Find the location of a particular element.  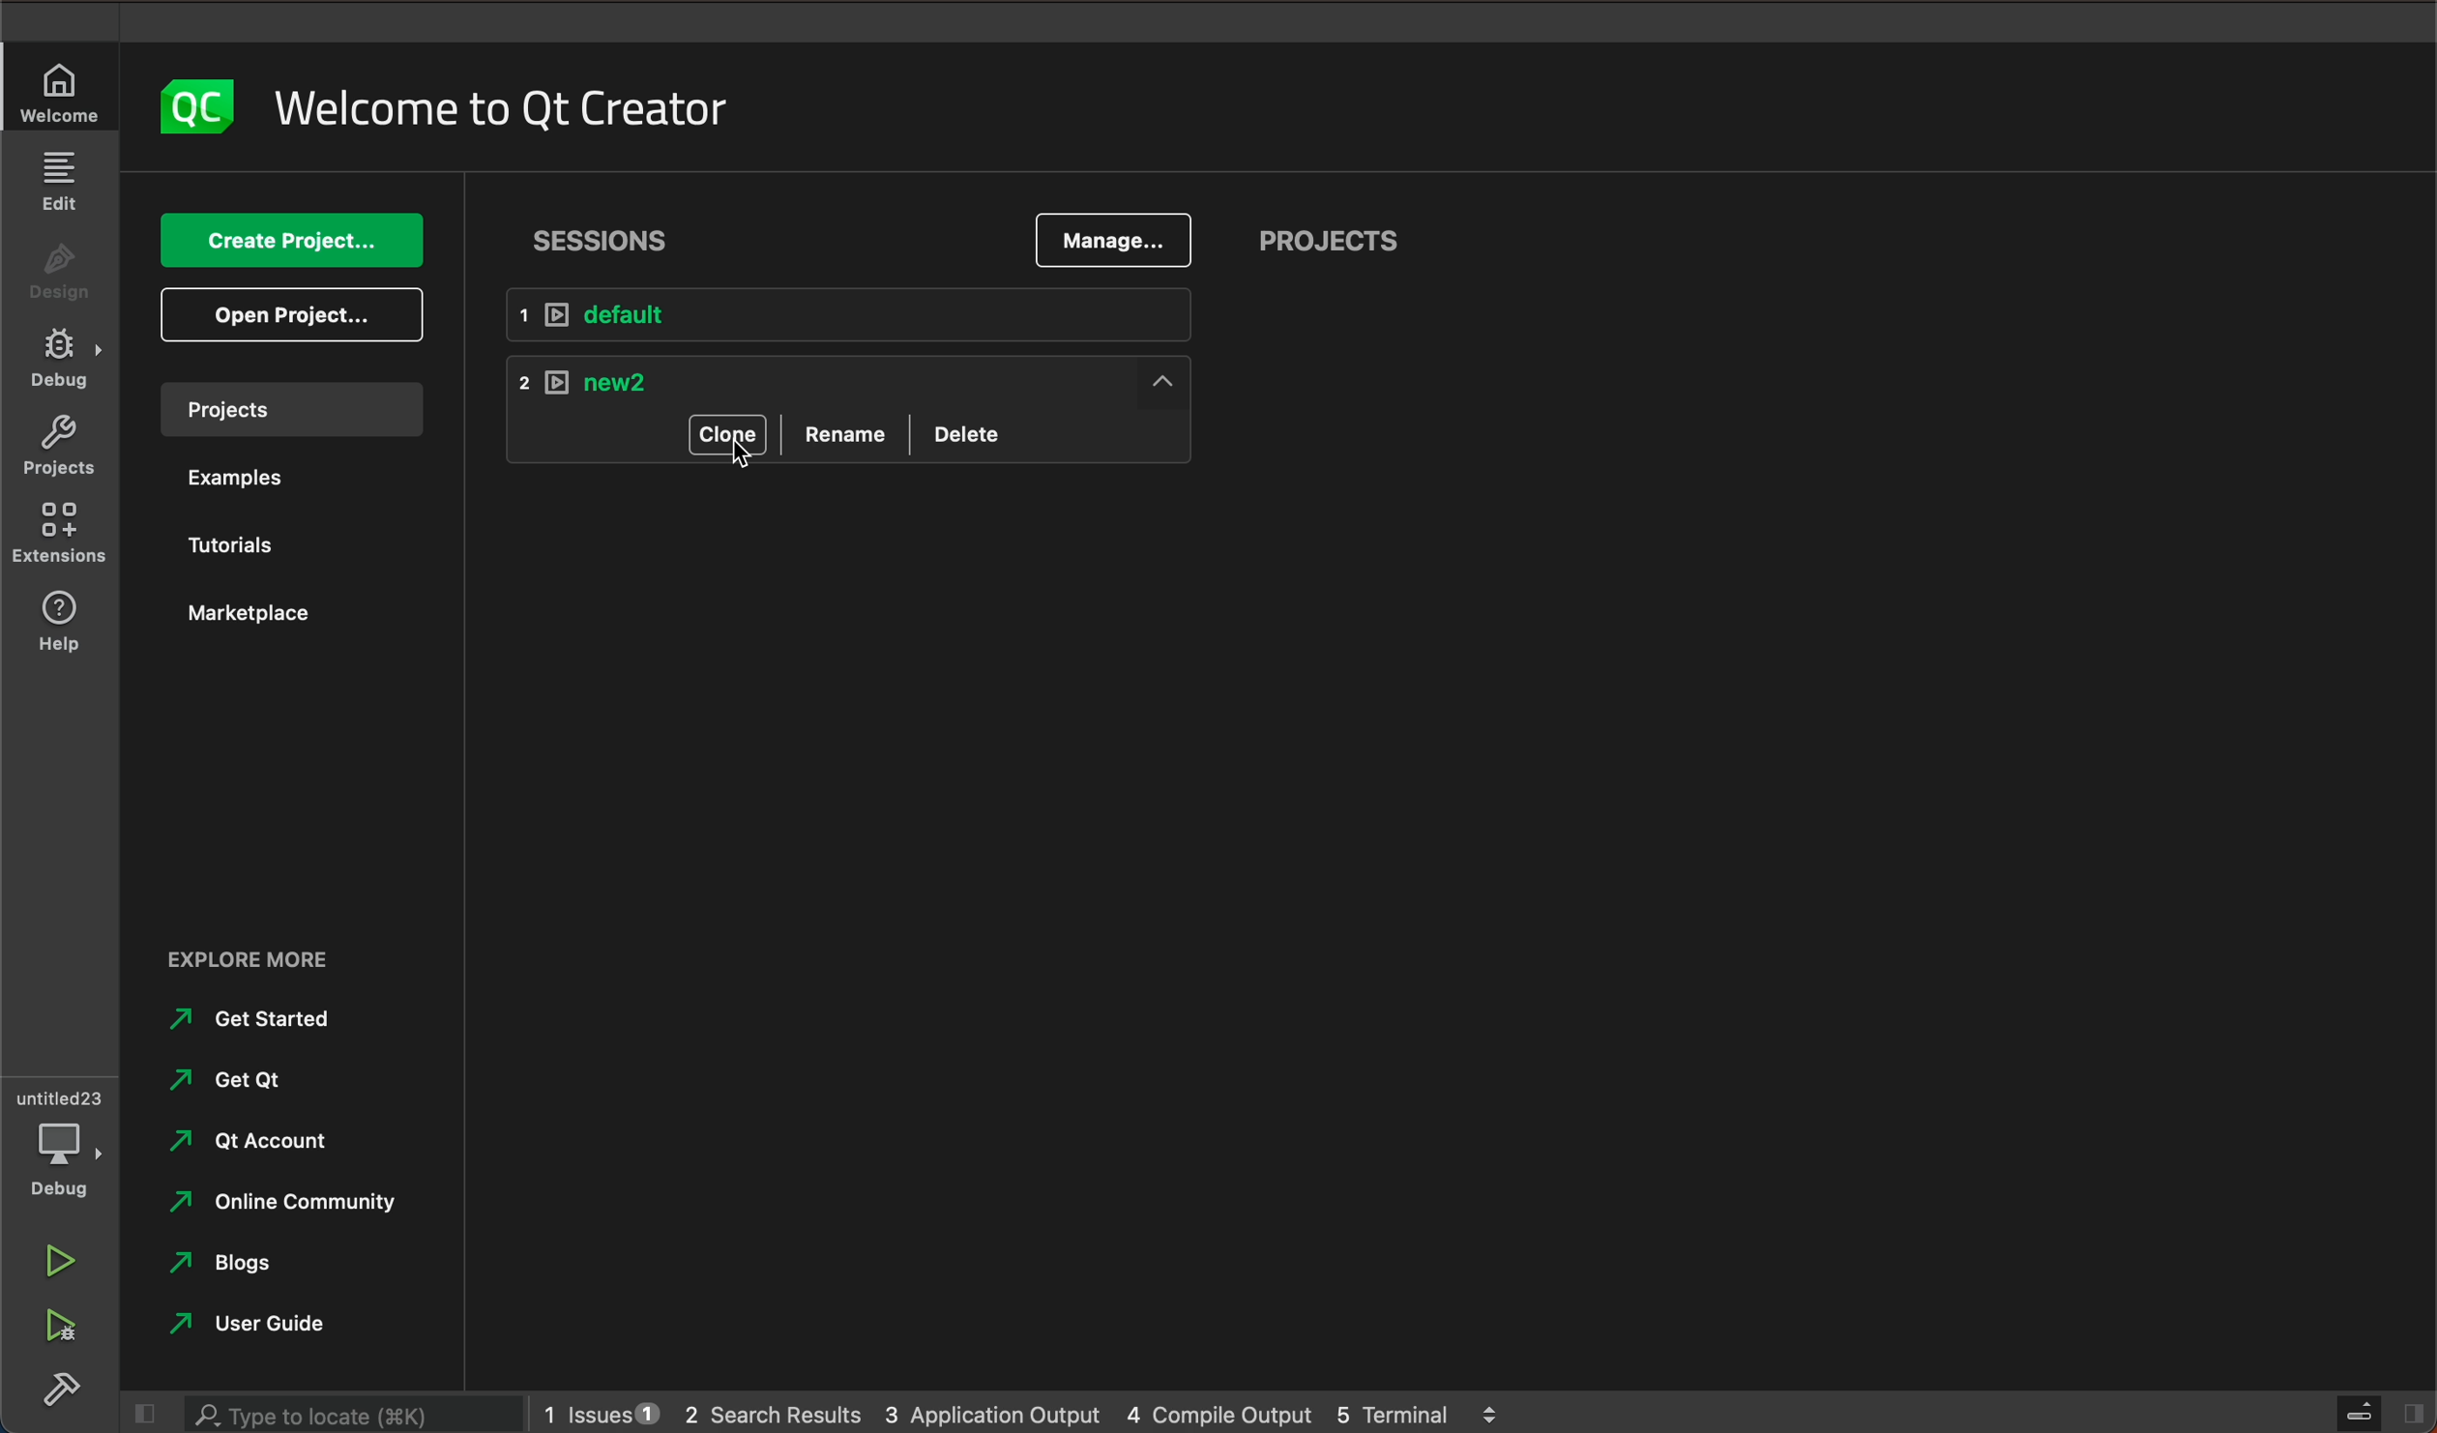

open project is located at coordinates (290, 314).